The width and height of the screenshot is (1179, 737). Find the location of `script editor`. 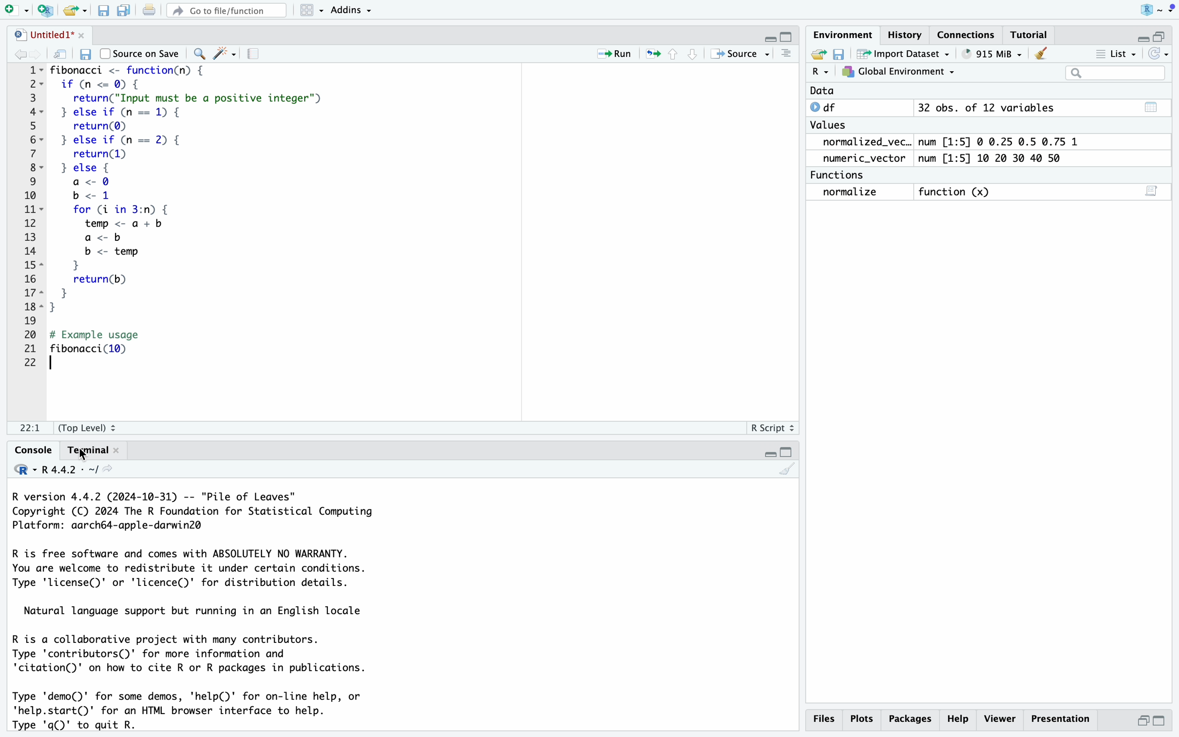

script editor is located at coordinates (1153, 190).